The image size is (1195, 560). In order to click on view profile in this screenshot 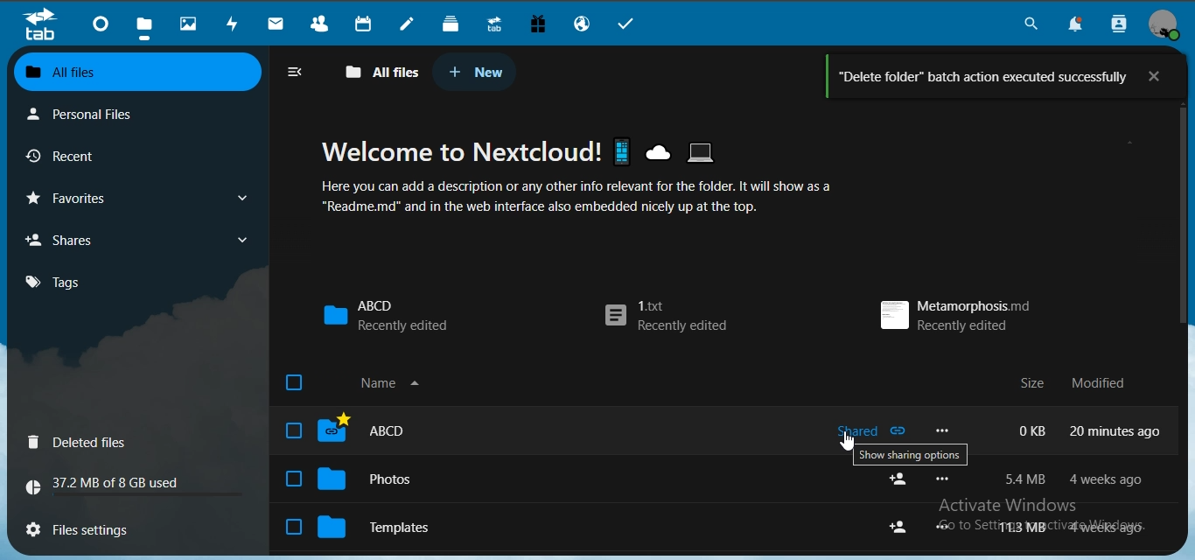, I will do `click(1167, 24)`.